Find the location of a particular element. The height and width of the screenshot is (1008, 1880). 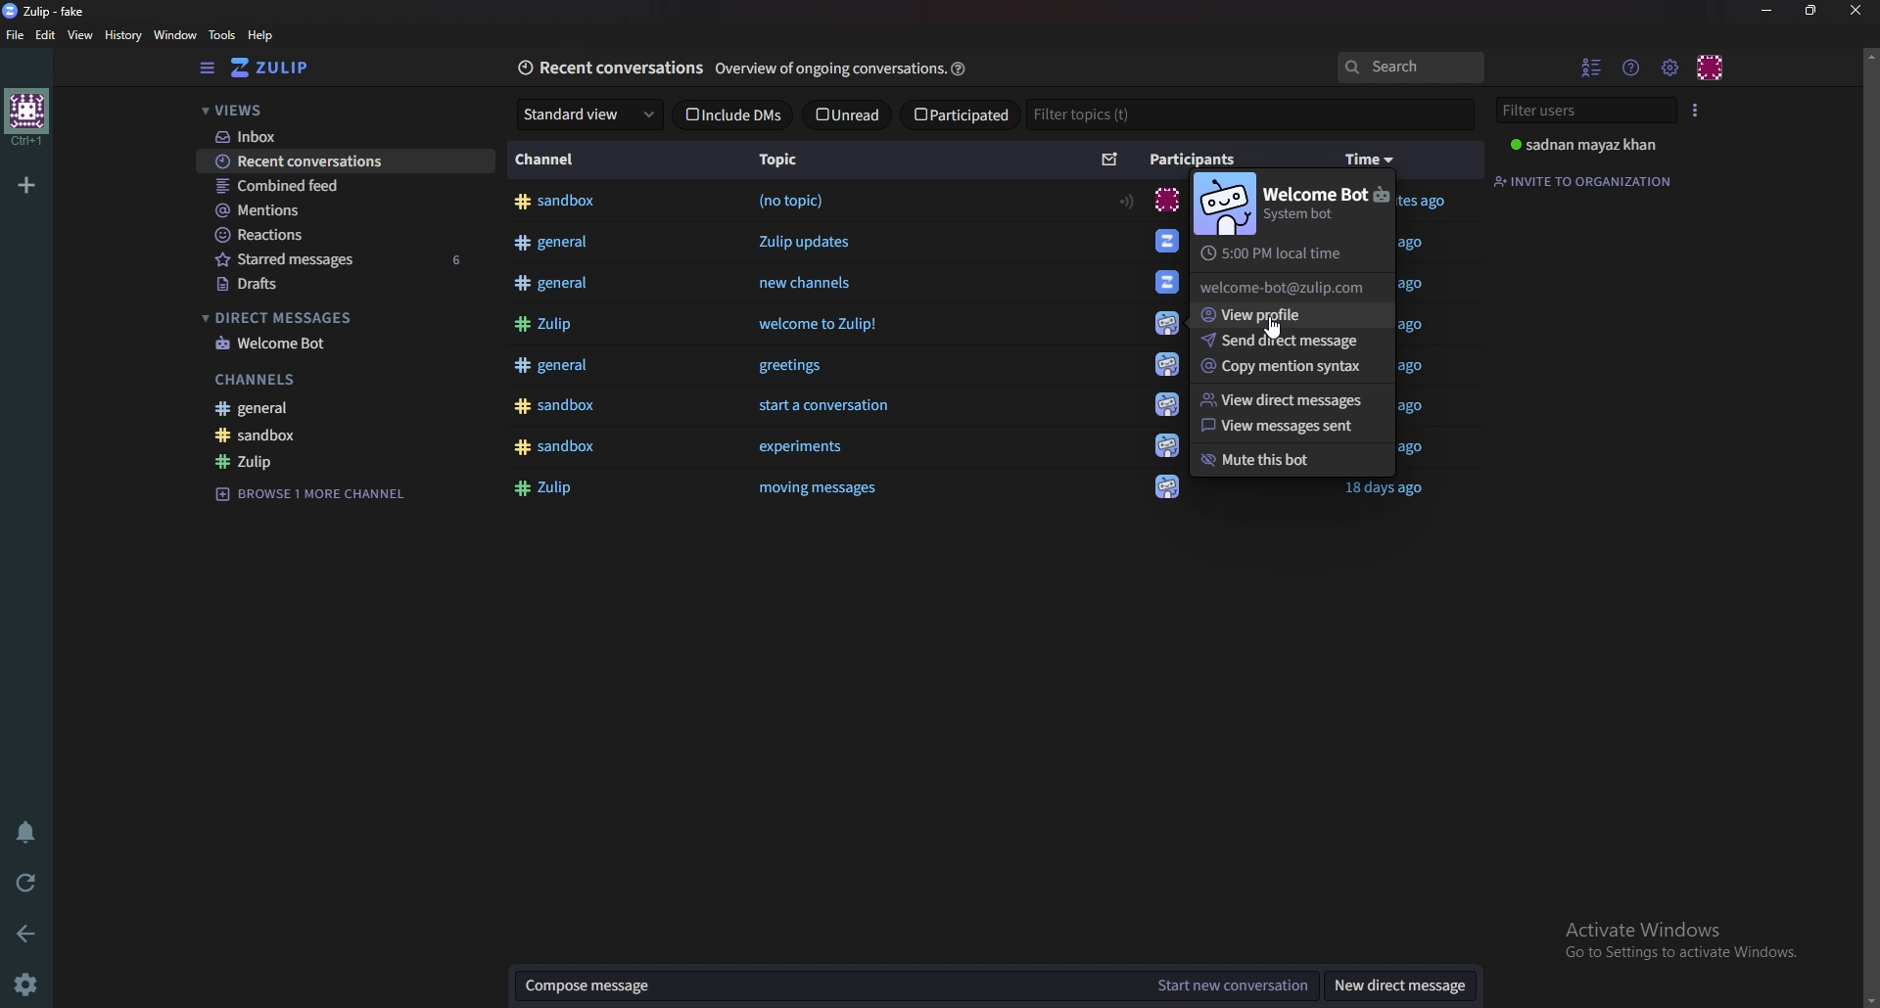

zulip - fake is located at coordinates (48, 11).